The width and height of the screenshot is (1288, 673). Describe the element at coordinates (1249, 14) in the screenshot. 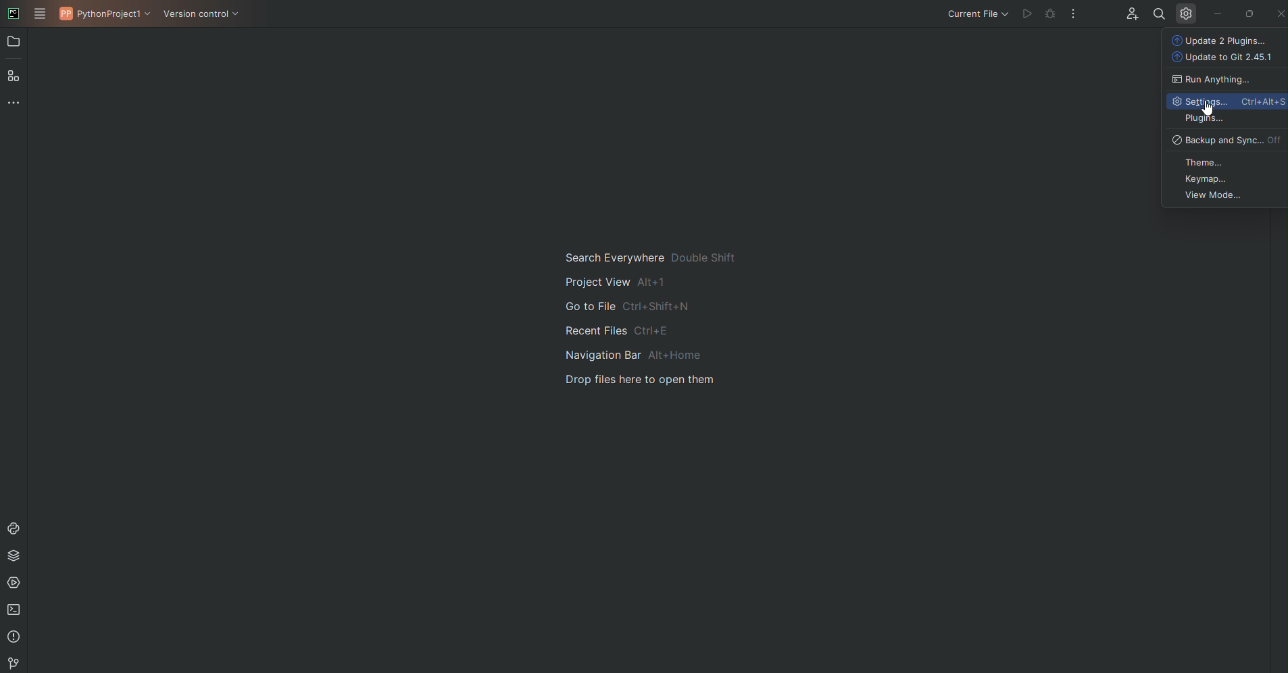

I see `Restore` at that location.